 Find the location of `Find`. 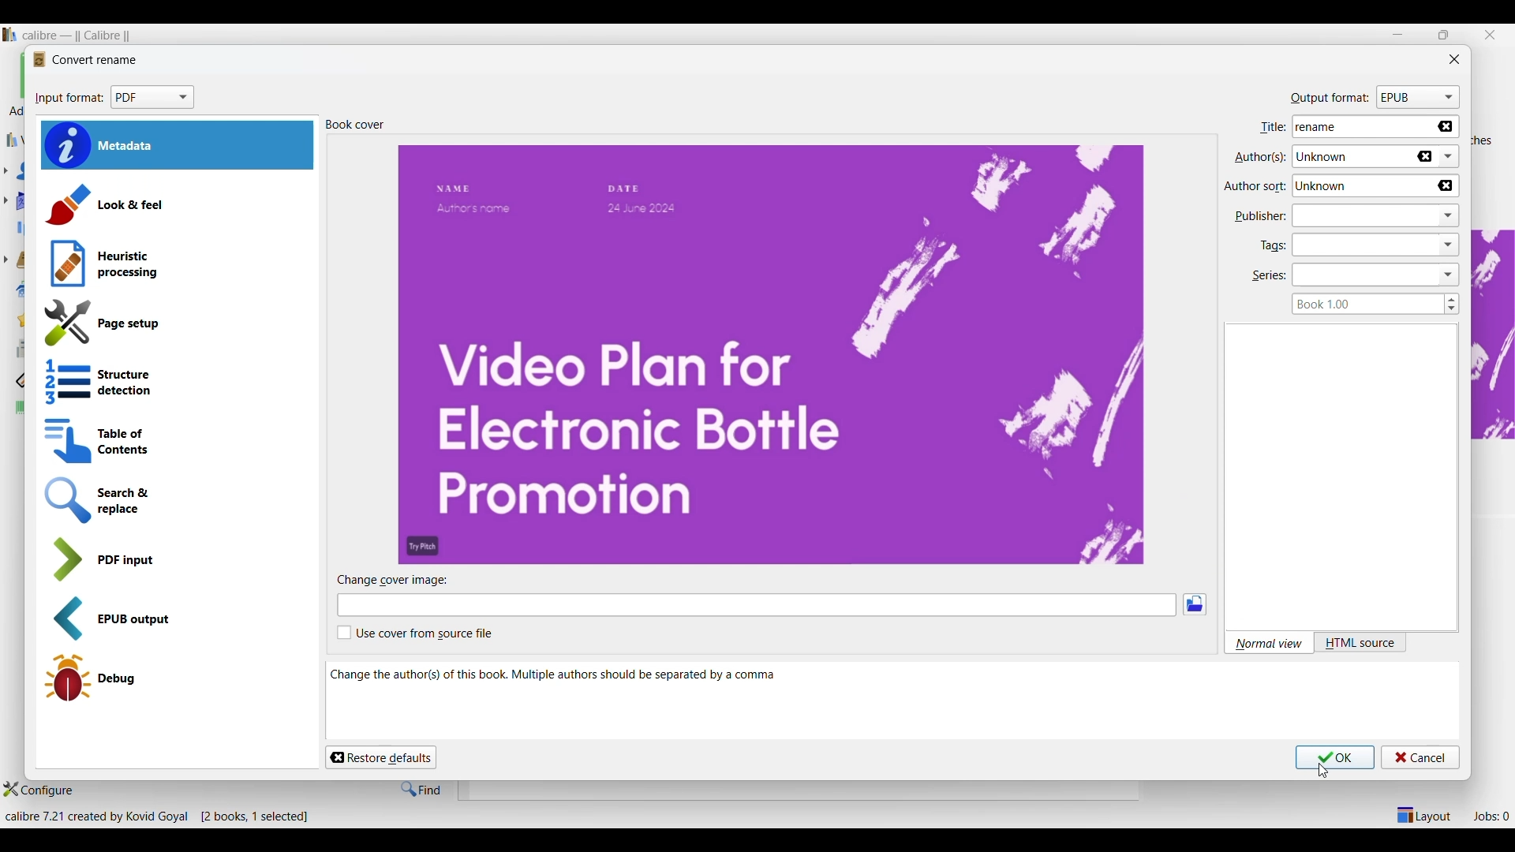

Find is located at coordinates (421, 790).